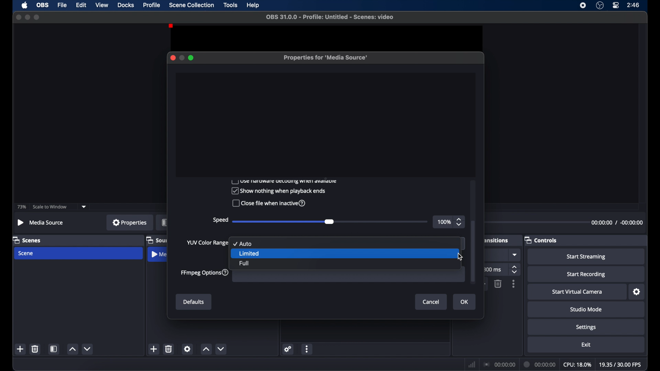 The width and height of the screenshot is (660, 371). What do you see at coordinates (202, 272) in the screenshot?
I see `ffmpeg options` at bounding box center [202, 272].